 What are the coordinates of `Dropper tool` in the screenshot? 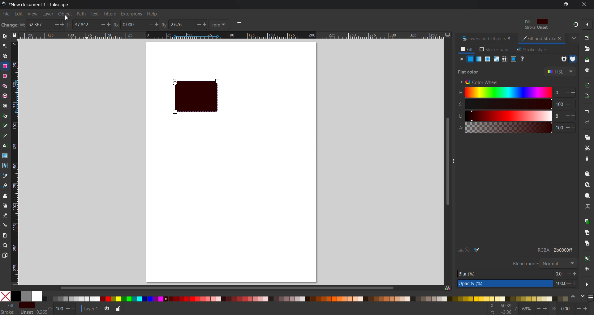 It's located at (5, 175).